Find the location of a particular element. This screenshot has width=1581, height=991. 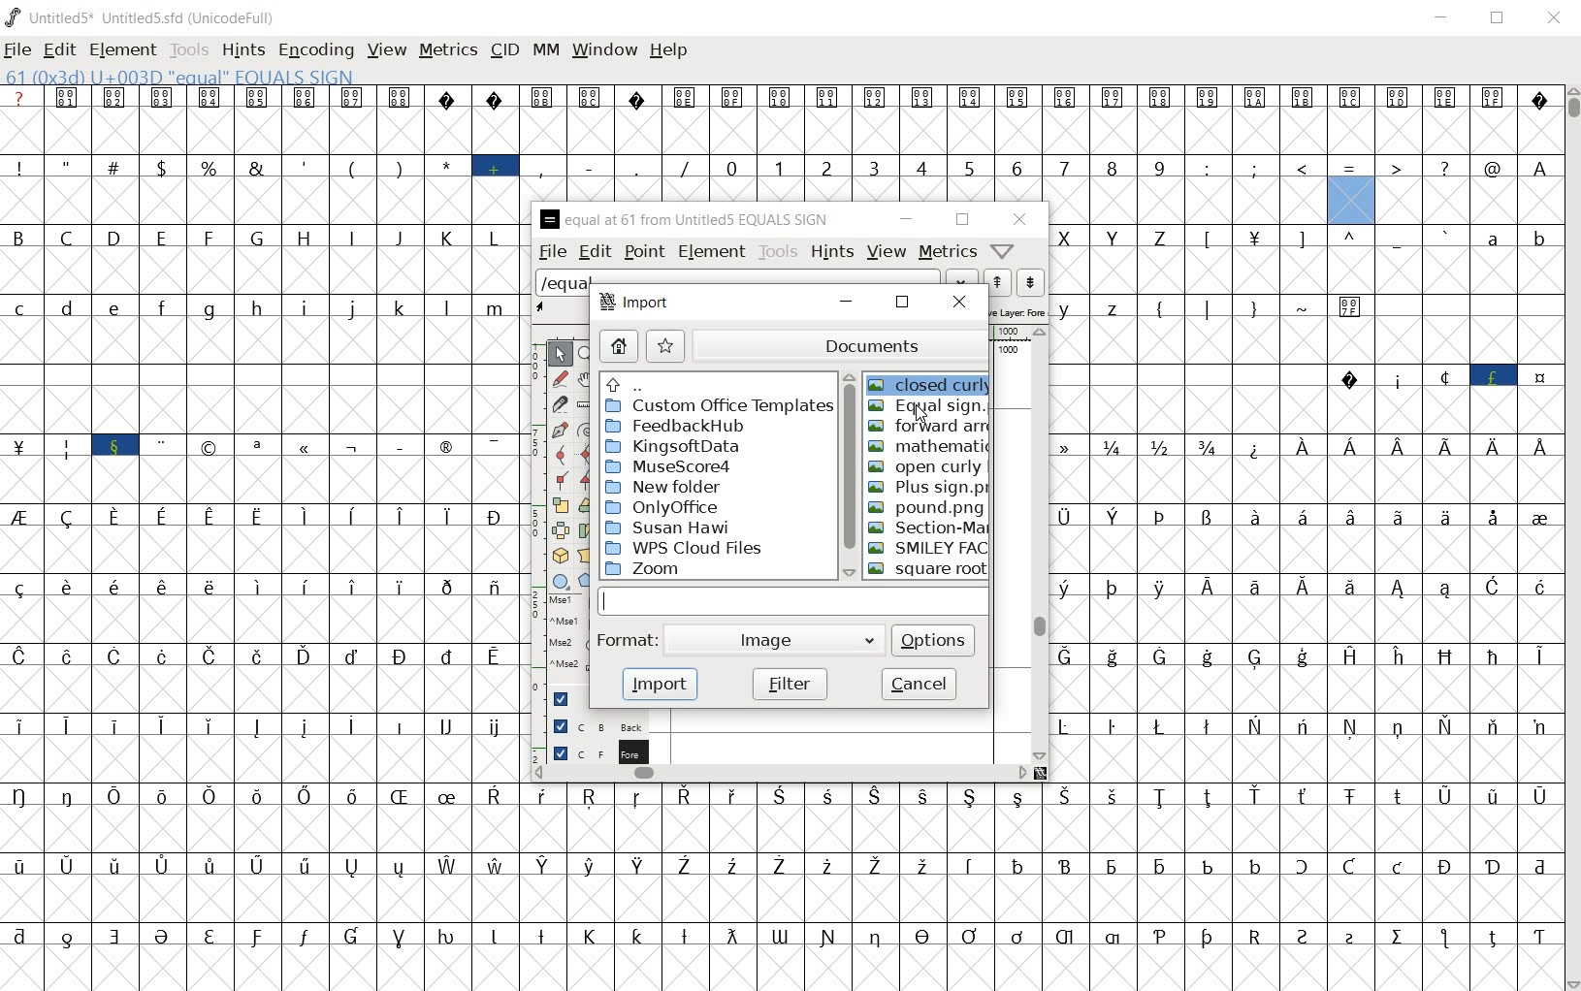

file is located at coordinates (16, 51).